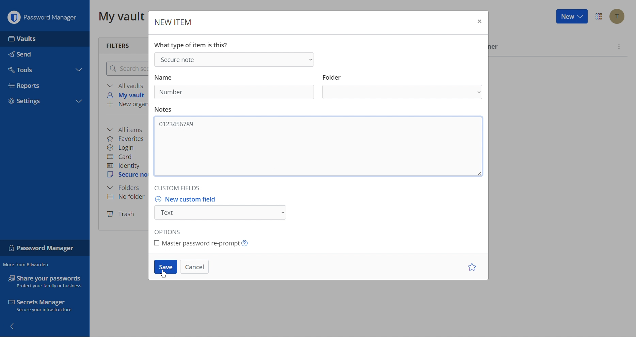  I want to click on Close, so click(478, 21).